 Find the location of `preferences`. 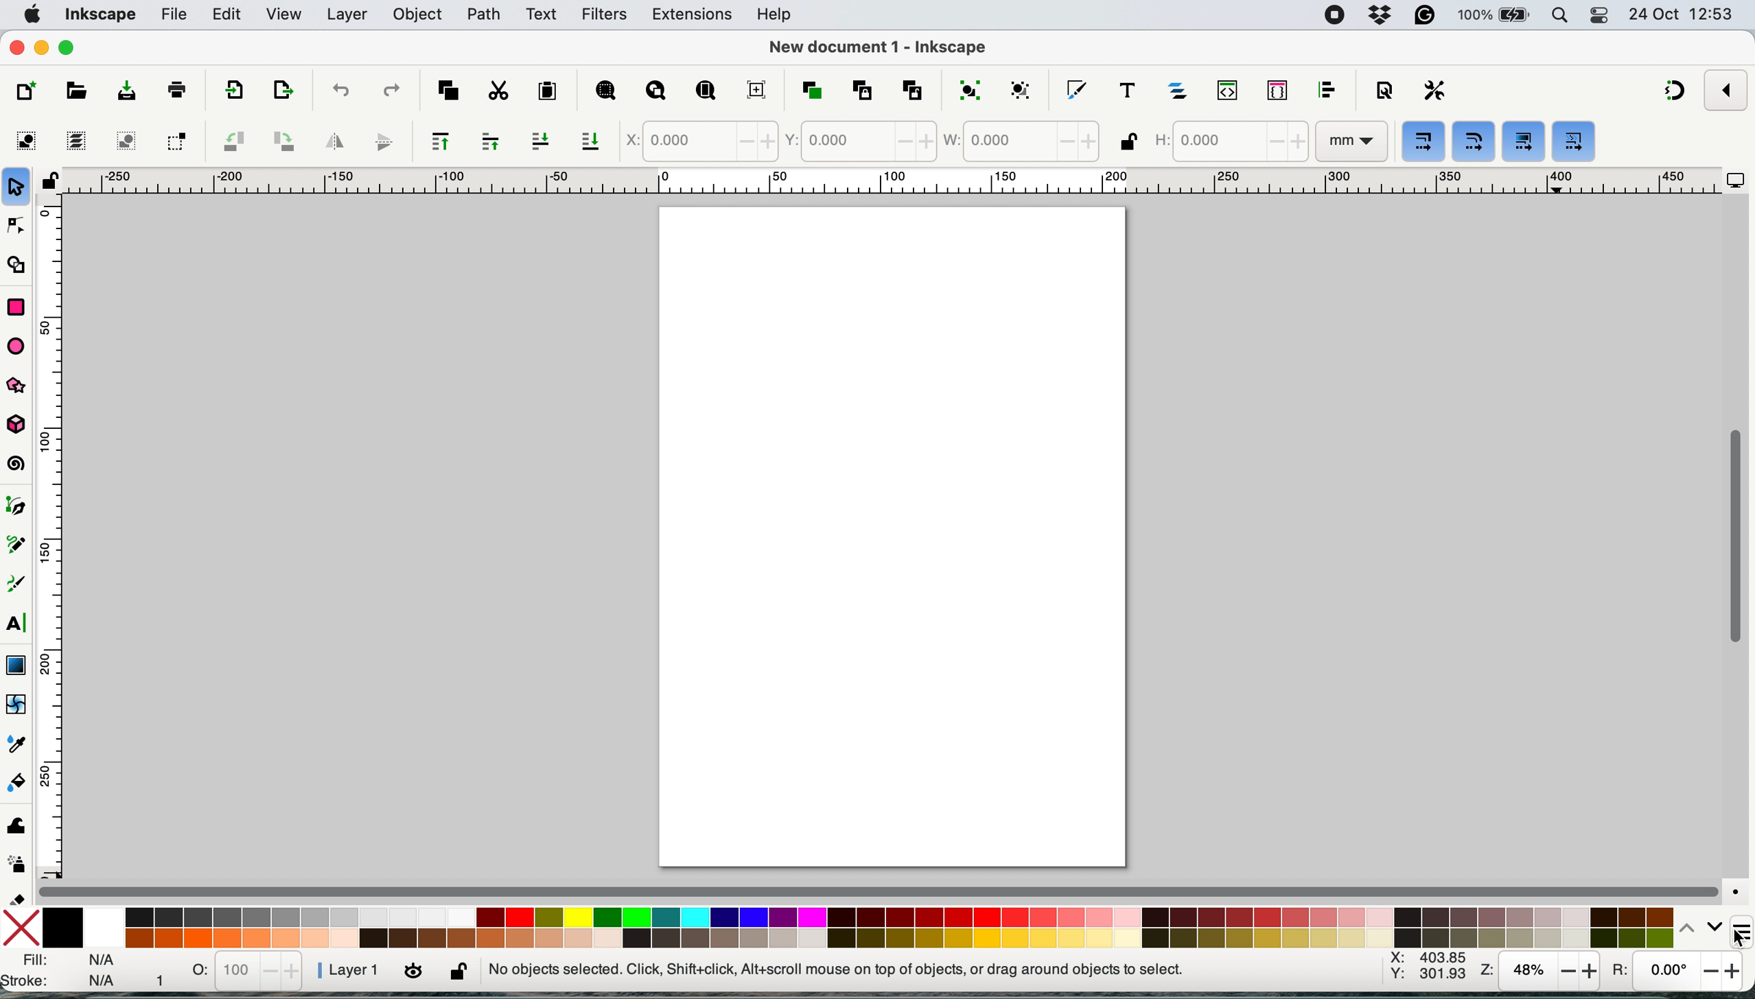

preferences is located at coordinates (1434, 89).